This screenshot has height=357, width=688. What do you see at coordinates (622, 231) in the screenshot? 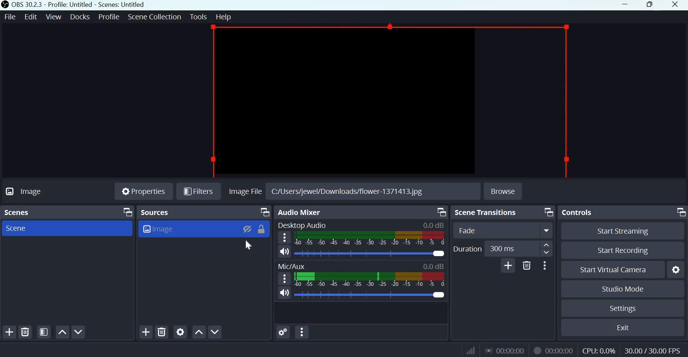
I see `Start streaming` at bounding box center [622, 231].